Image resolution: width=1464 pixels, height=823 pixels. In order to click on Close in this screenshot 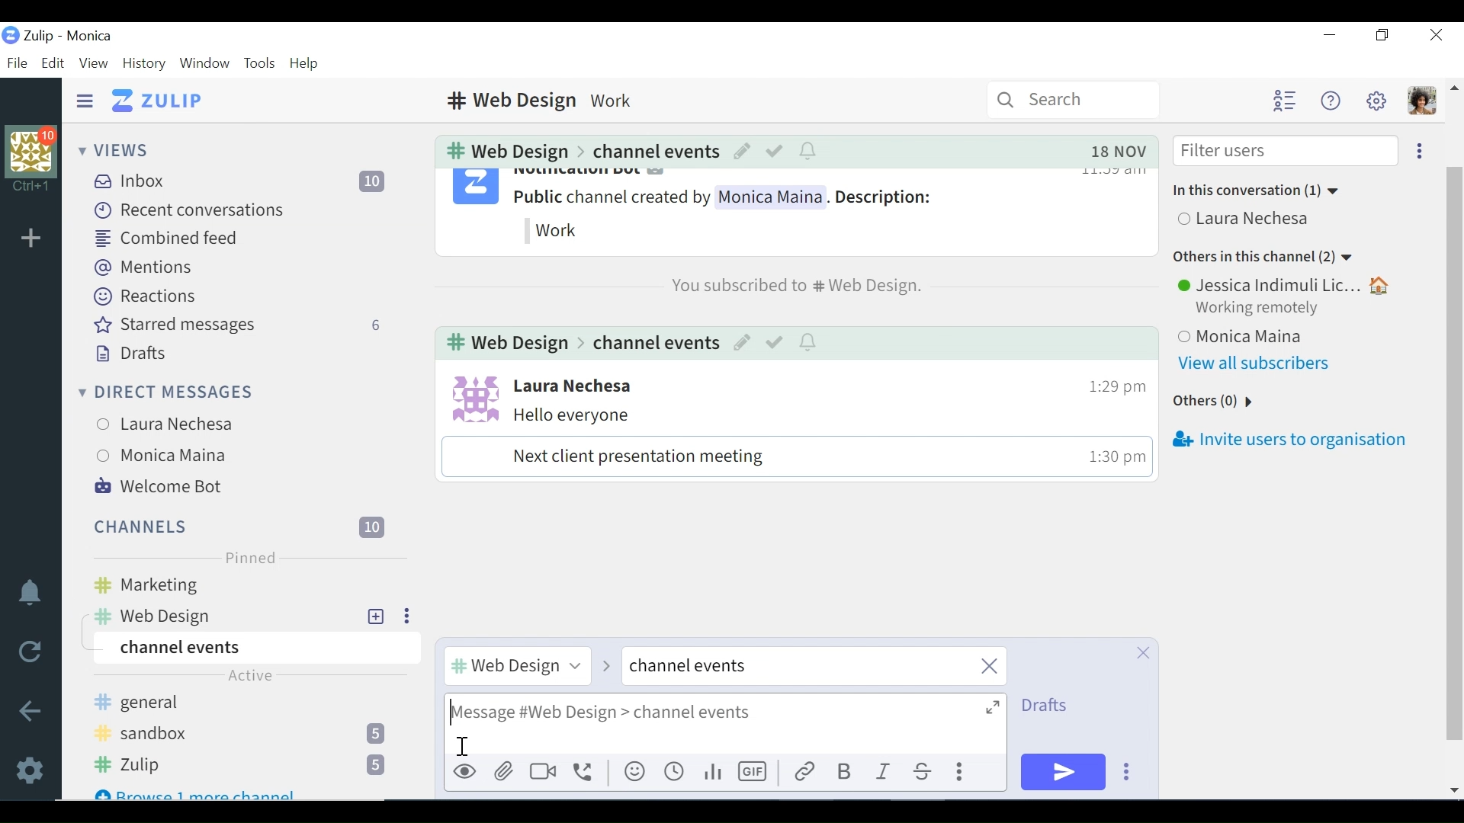, I will do `click(1141, 652)`.